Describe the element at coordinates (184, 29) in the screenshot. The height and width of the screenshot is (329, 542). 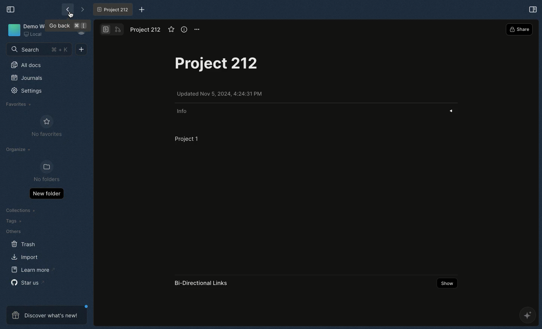
I see `More info` at that location.